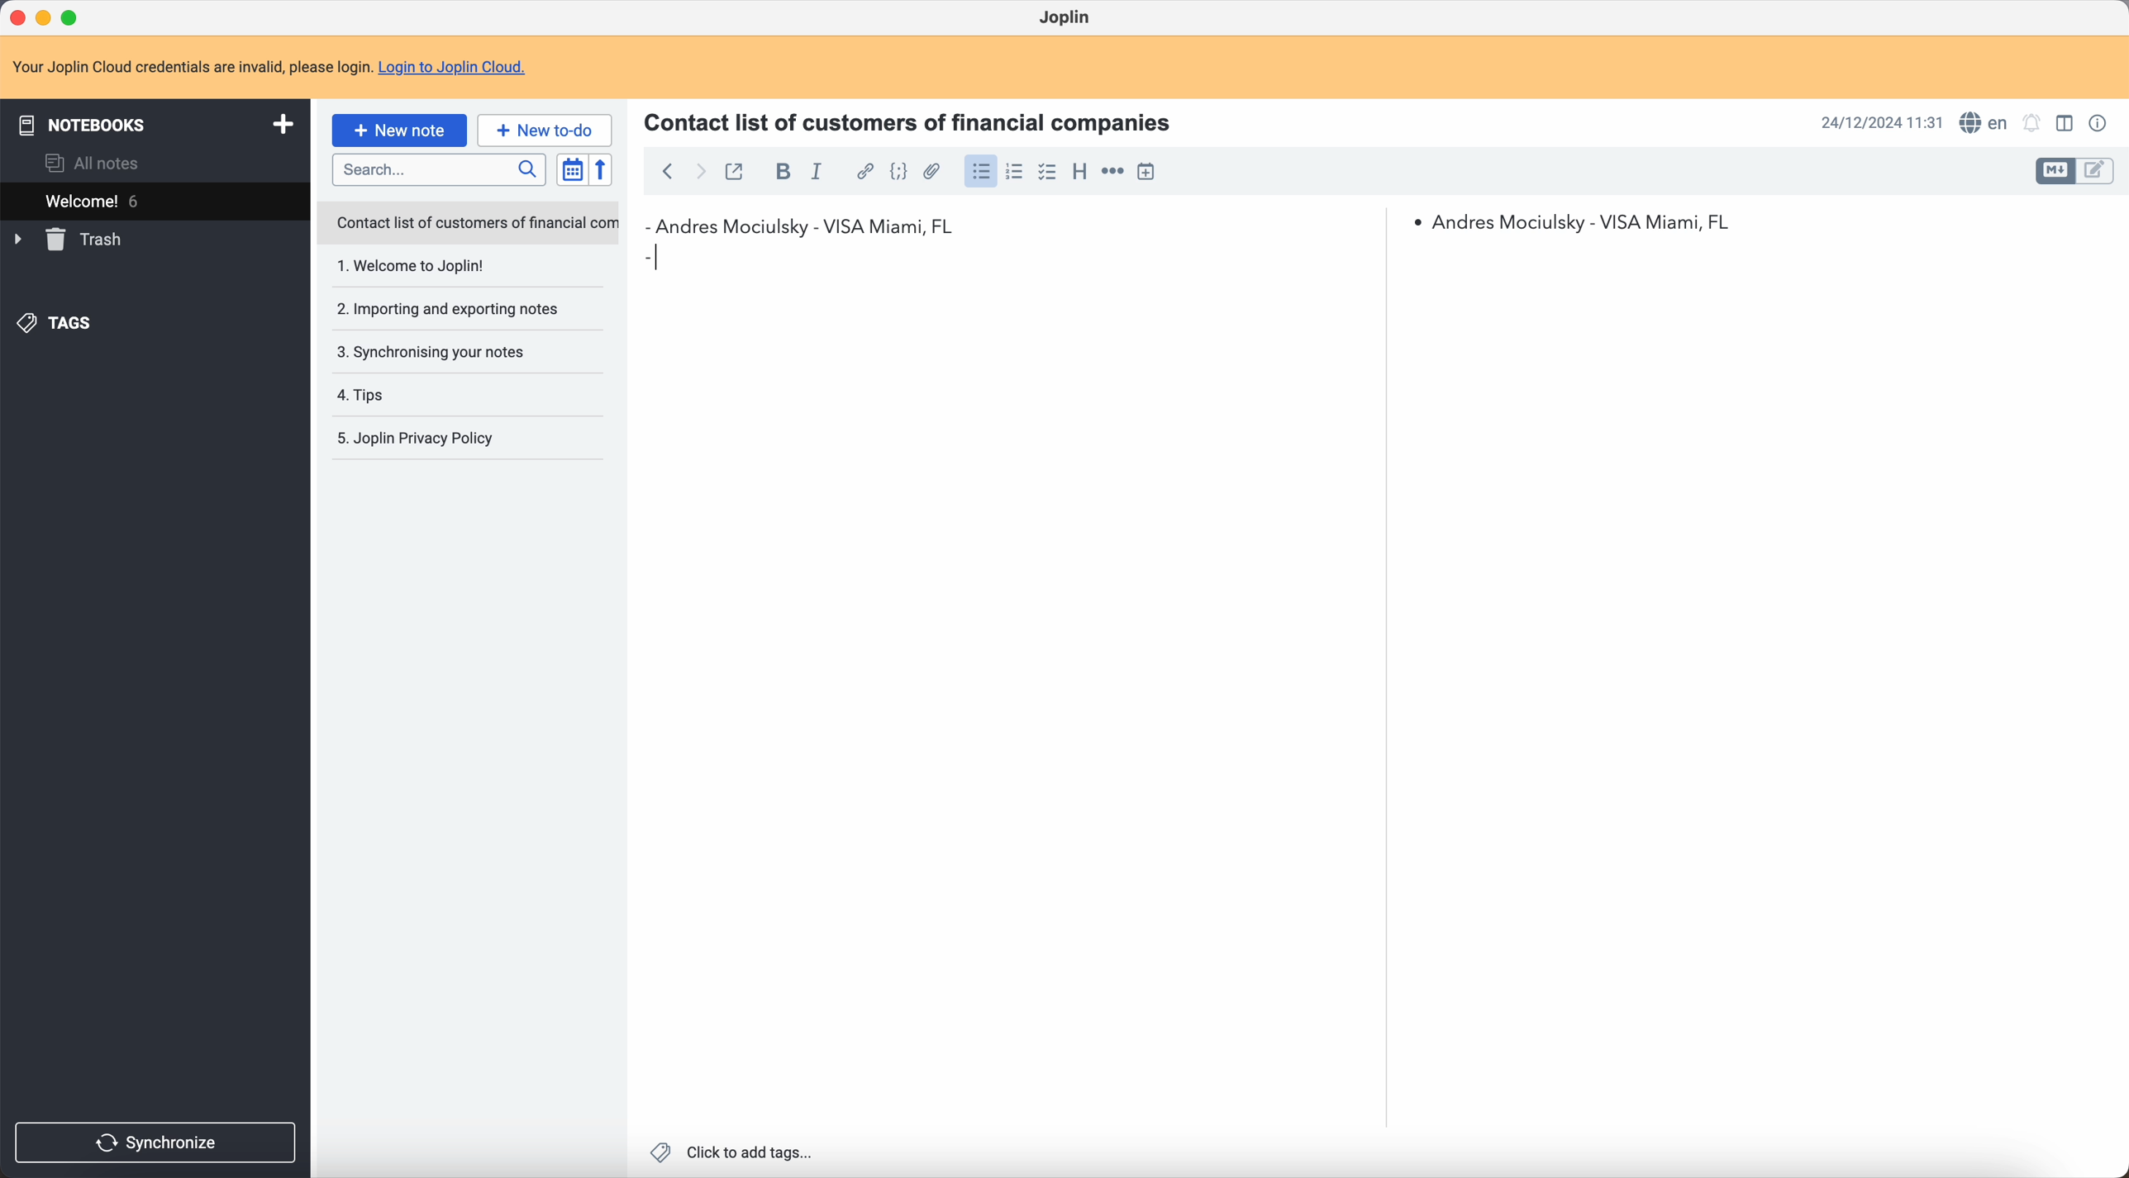 This screenshot has height=1178, width=2129. Describe the element at coordinates (898, 173) in the screenshot. I see `code` at that location.